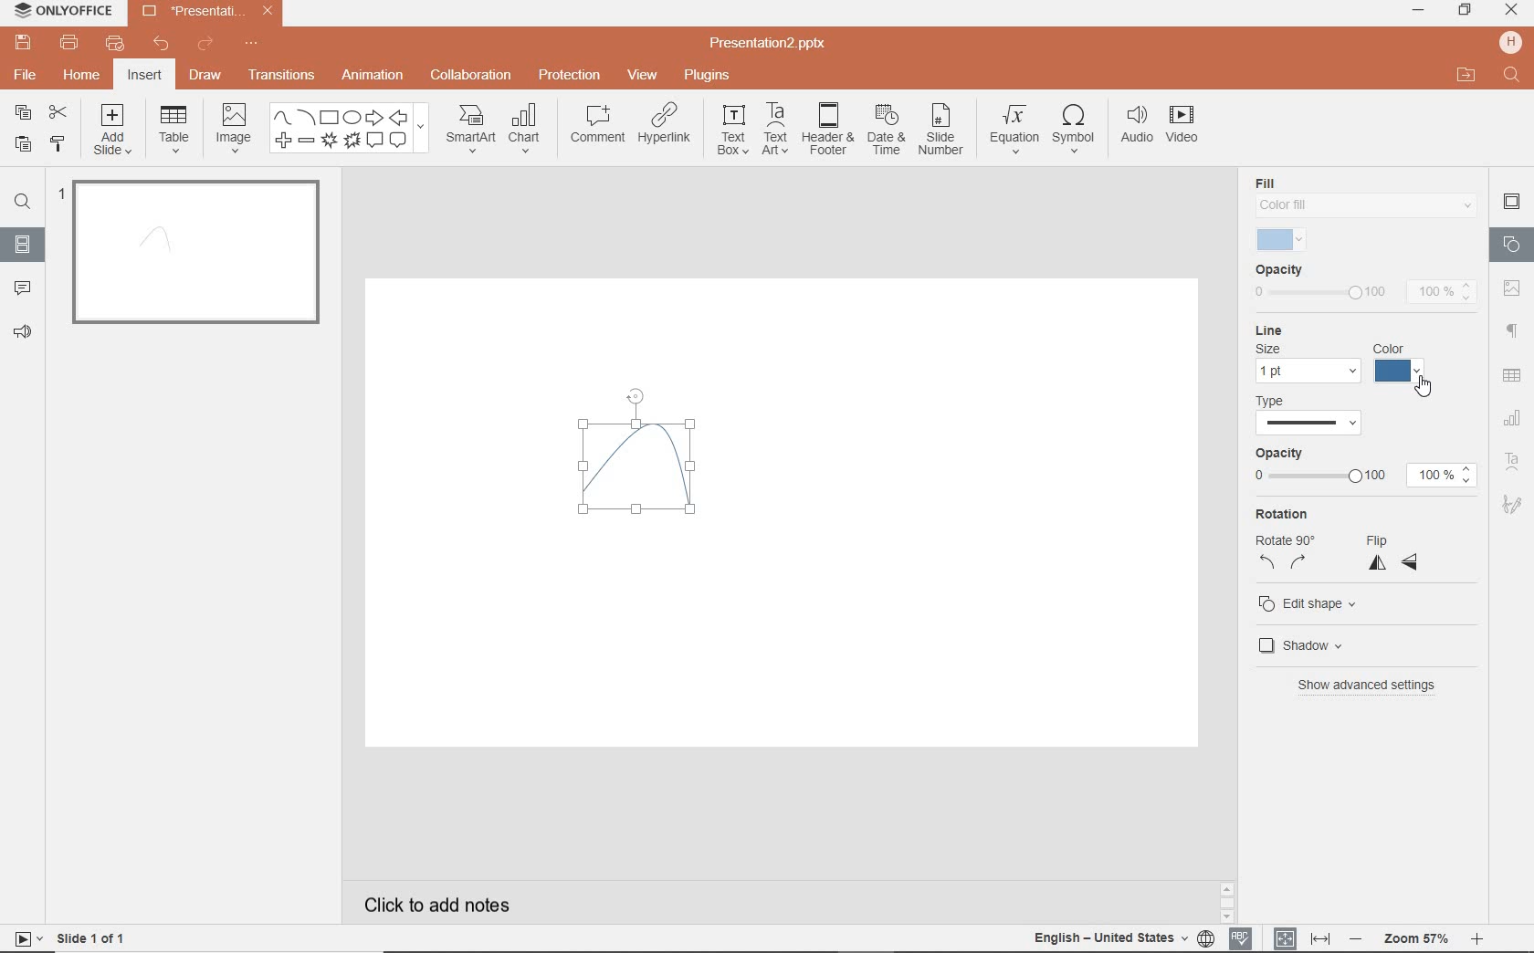  What do you see at coordinates (1514, 462) in the screenshot?
I see `TEXT ART SETTINGS` at bounding box center [1514, 462].